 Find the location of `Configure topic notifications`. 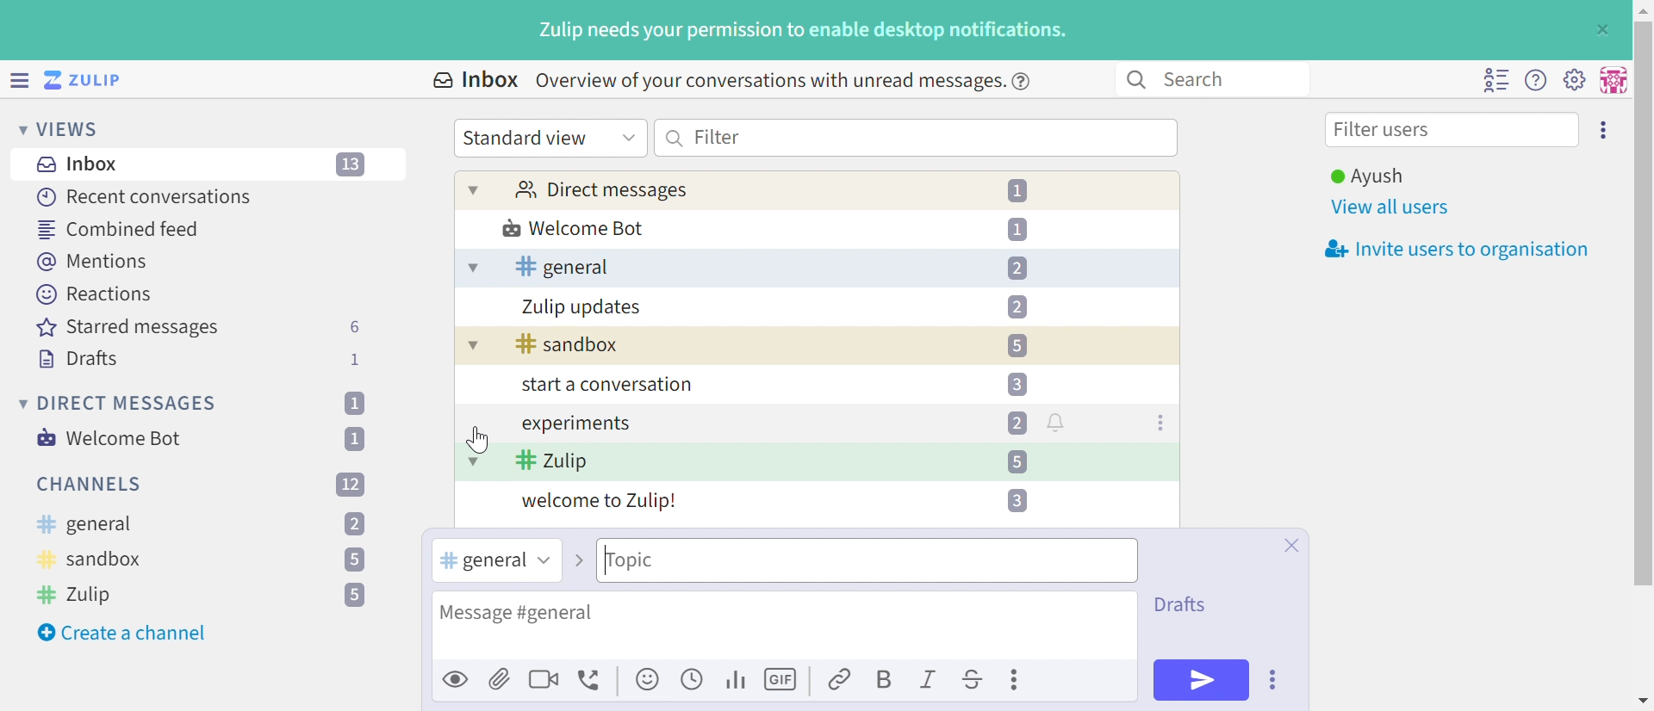

Configure topic notifications is located at coordinates (1059, 422).